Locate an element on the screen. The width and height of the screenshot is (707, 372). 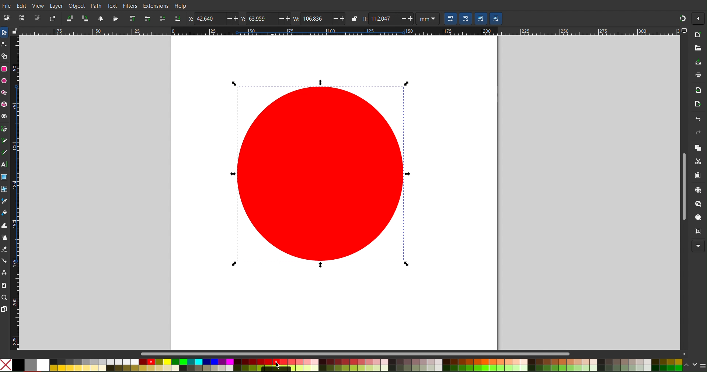
increase/decrease is located at coordinates (285, 18).